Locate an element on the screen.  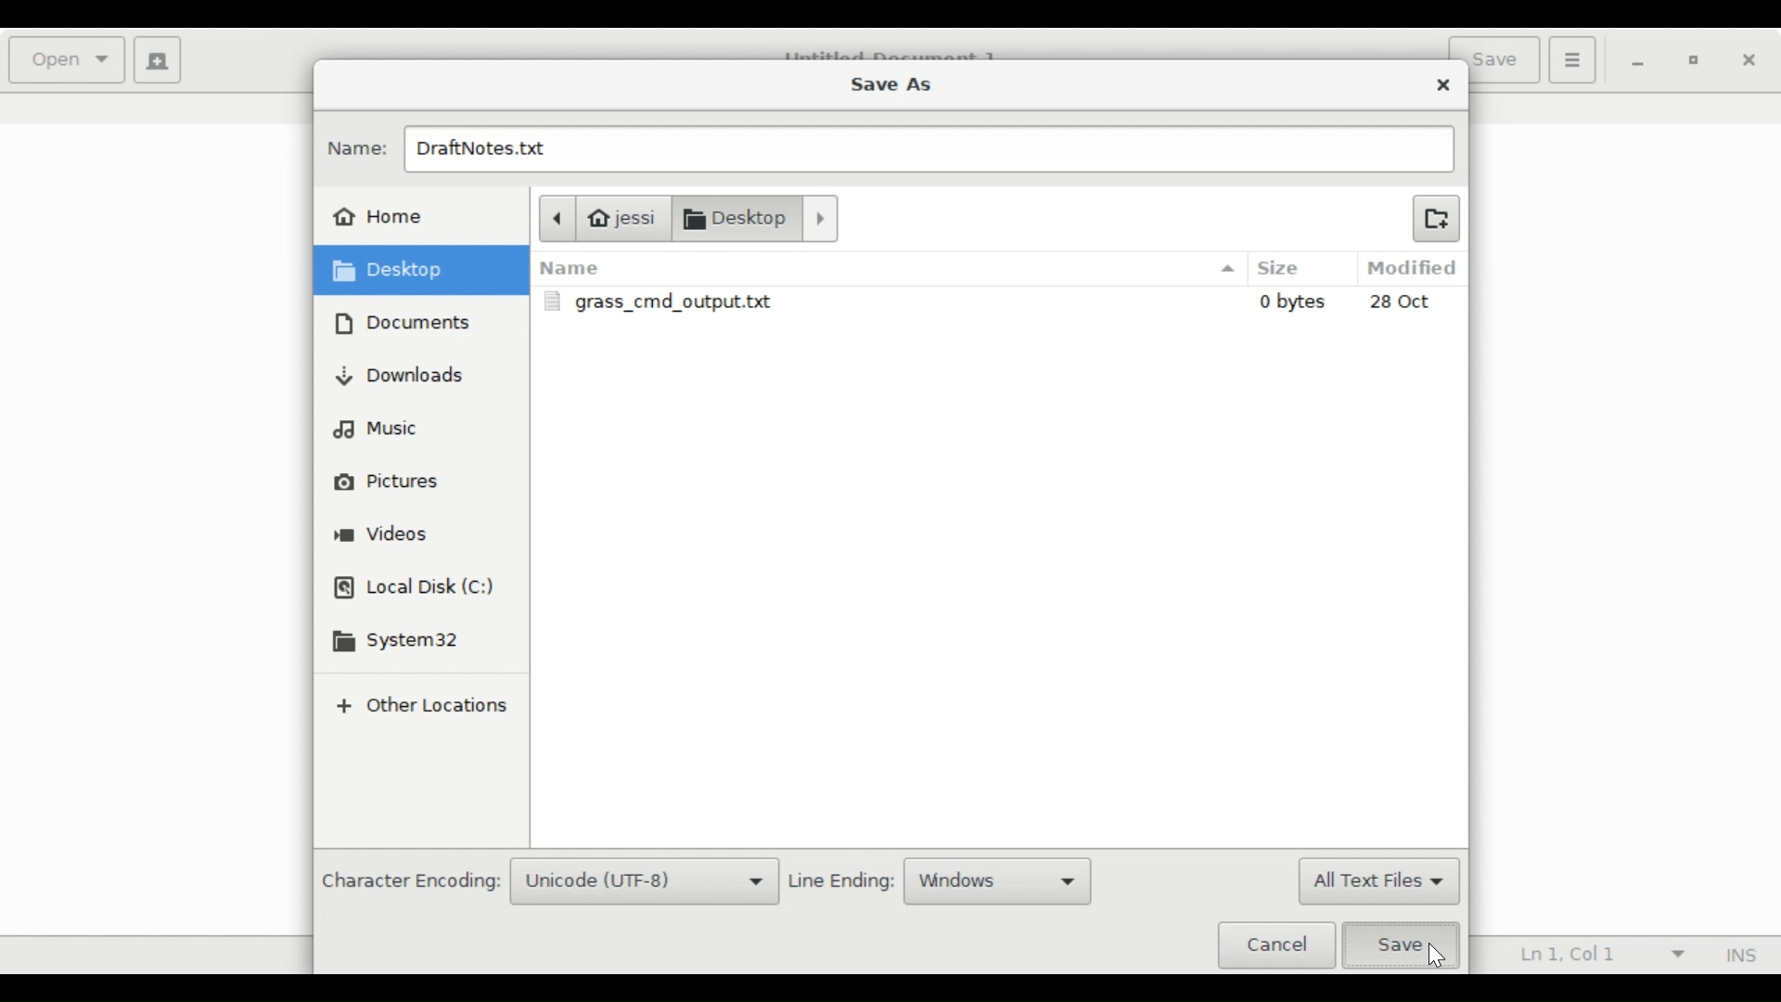
Restore is located at coordinates (1696, 63).